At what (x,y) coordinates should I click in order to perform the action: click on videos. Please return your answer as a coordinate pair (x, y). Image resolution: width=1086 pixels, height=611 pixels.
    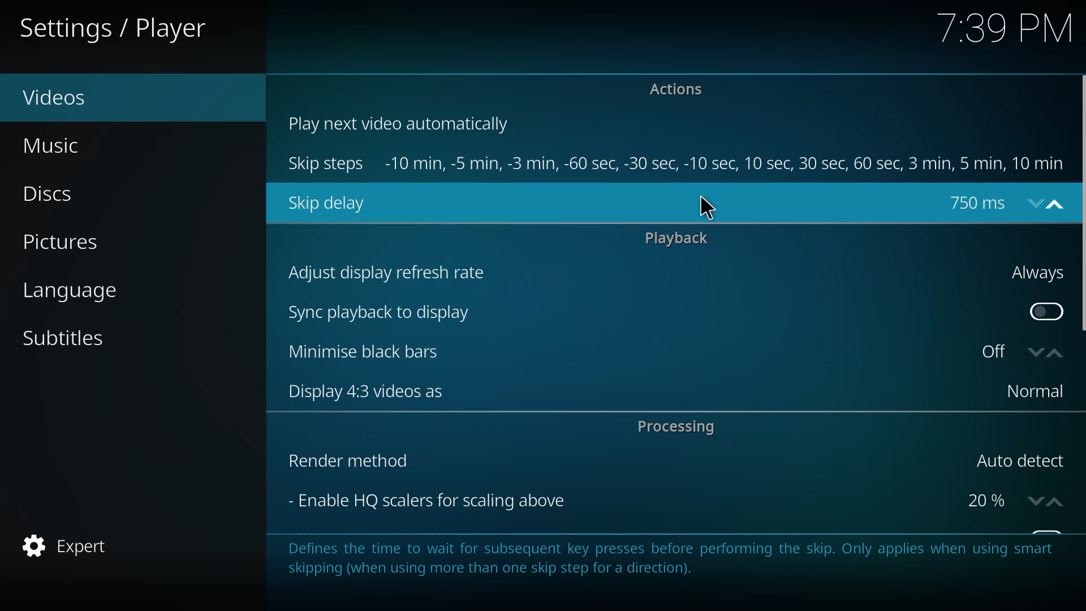
    Looking at the image, I should click on (62, 97).